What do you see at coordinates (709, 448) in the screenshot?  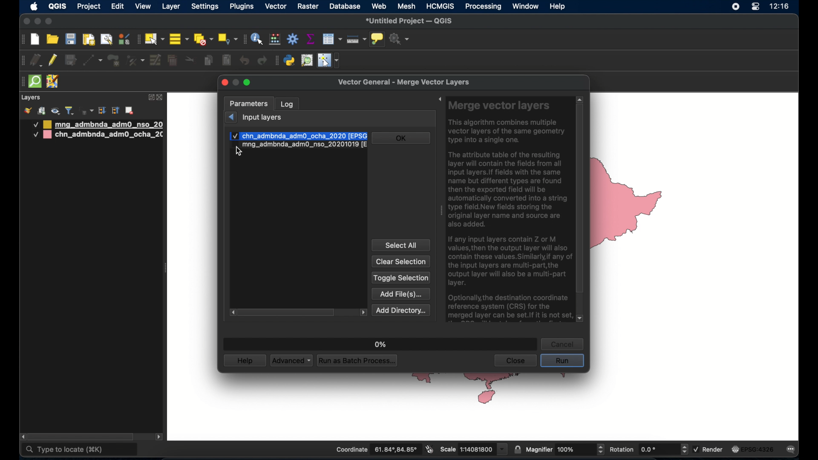 I see `render` at bounding box center [709, 448].